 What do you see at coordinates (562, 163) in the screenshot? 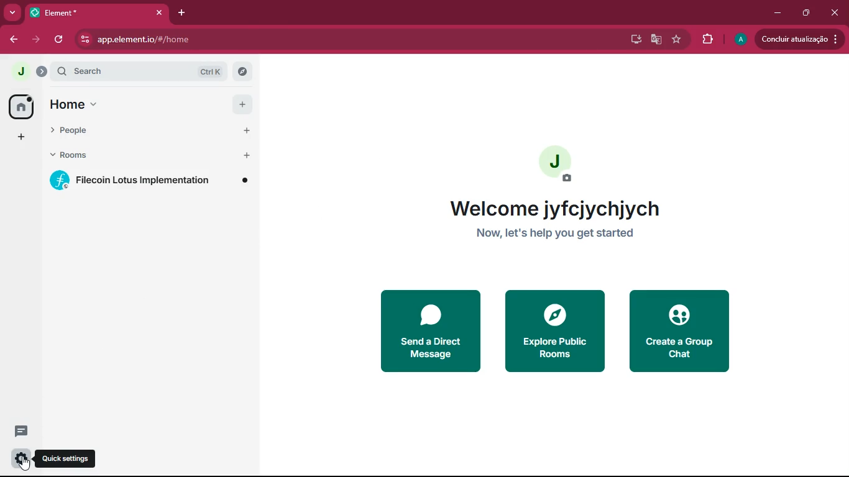
I see `profile picture` at bounding box center [562, 163].